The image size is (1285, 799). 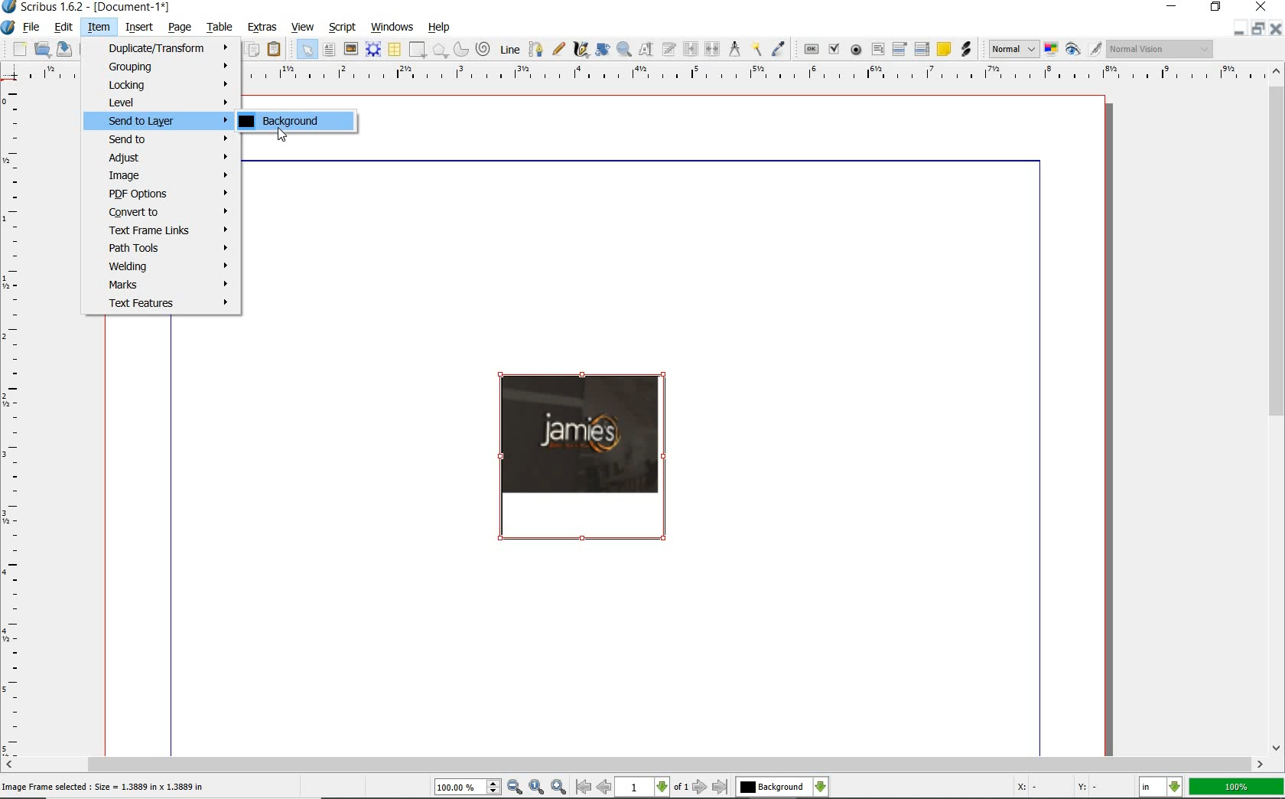 What do you see at coordinates (164, 304) in the screenshot?
I see `Text Features` at bounding box center [164, 304].